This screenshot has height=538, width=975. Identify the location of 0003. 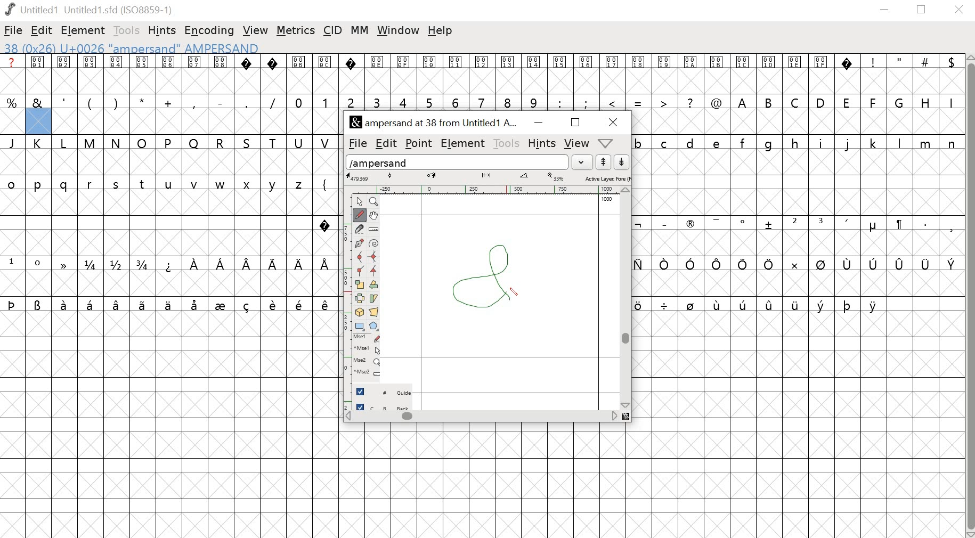
(91, 74).